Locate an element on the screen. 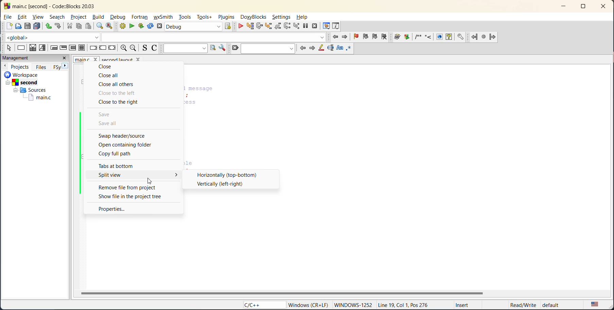 This screenshot has width=614, height=310. save is located at coordinates (106, 115).